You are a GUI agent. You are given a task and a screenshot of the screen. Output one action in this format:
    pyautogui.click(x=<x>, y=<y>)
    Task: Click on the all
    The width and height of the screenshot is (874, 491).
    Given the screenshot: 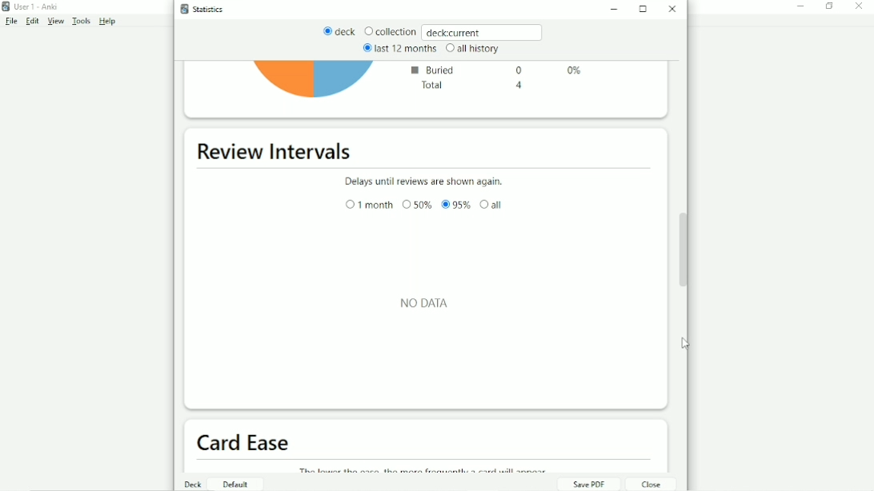 What is the action you would take?
    pyautogui.click(x=492, y=204)
    